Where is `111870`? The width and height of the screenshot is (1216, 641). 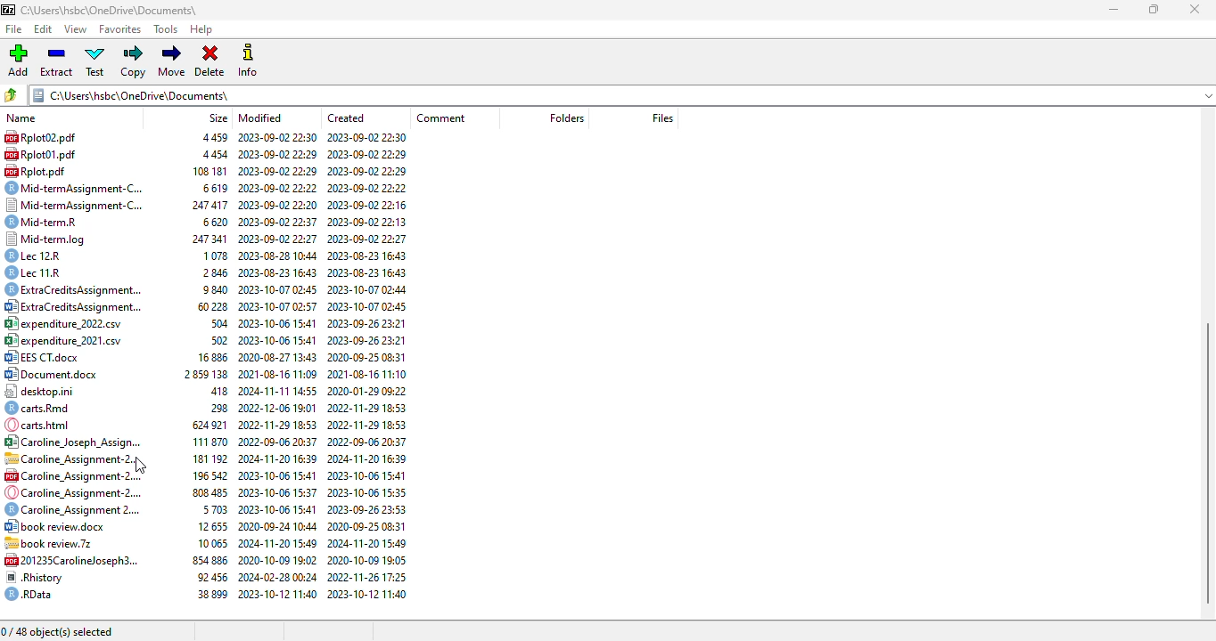 111870 is located at coordinates (211, 442).